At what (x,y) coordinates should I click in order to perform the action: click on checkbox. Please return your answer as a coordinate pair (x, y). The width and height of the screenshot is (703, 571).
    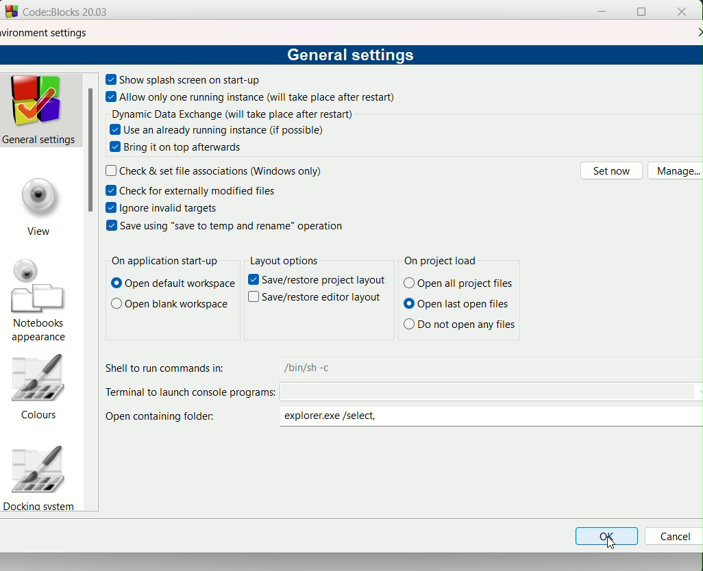
    Looking at the image, I should click on (111, 226).